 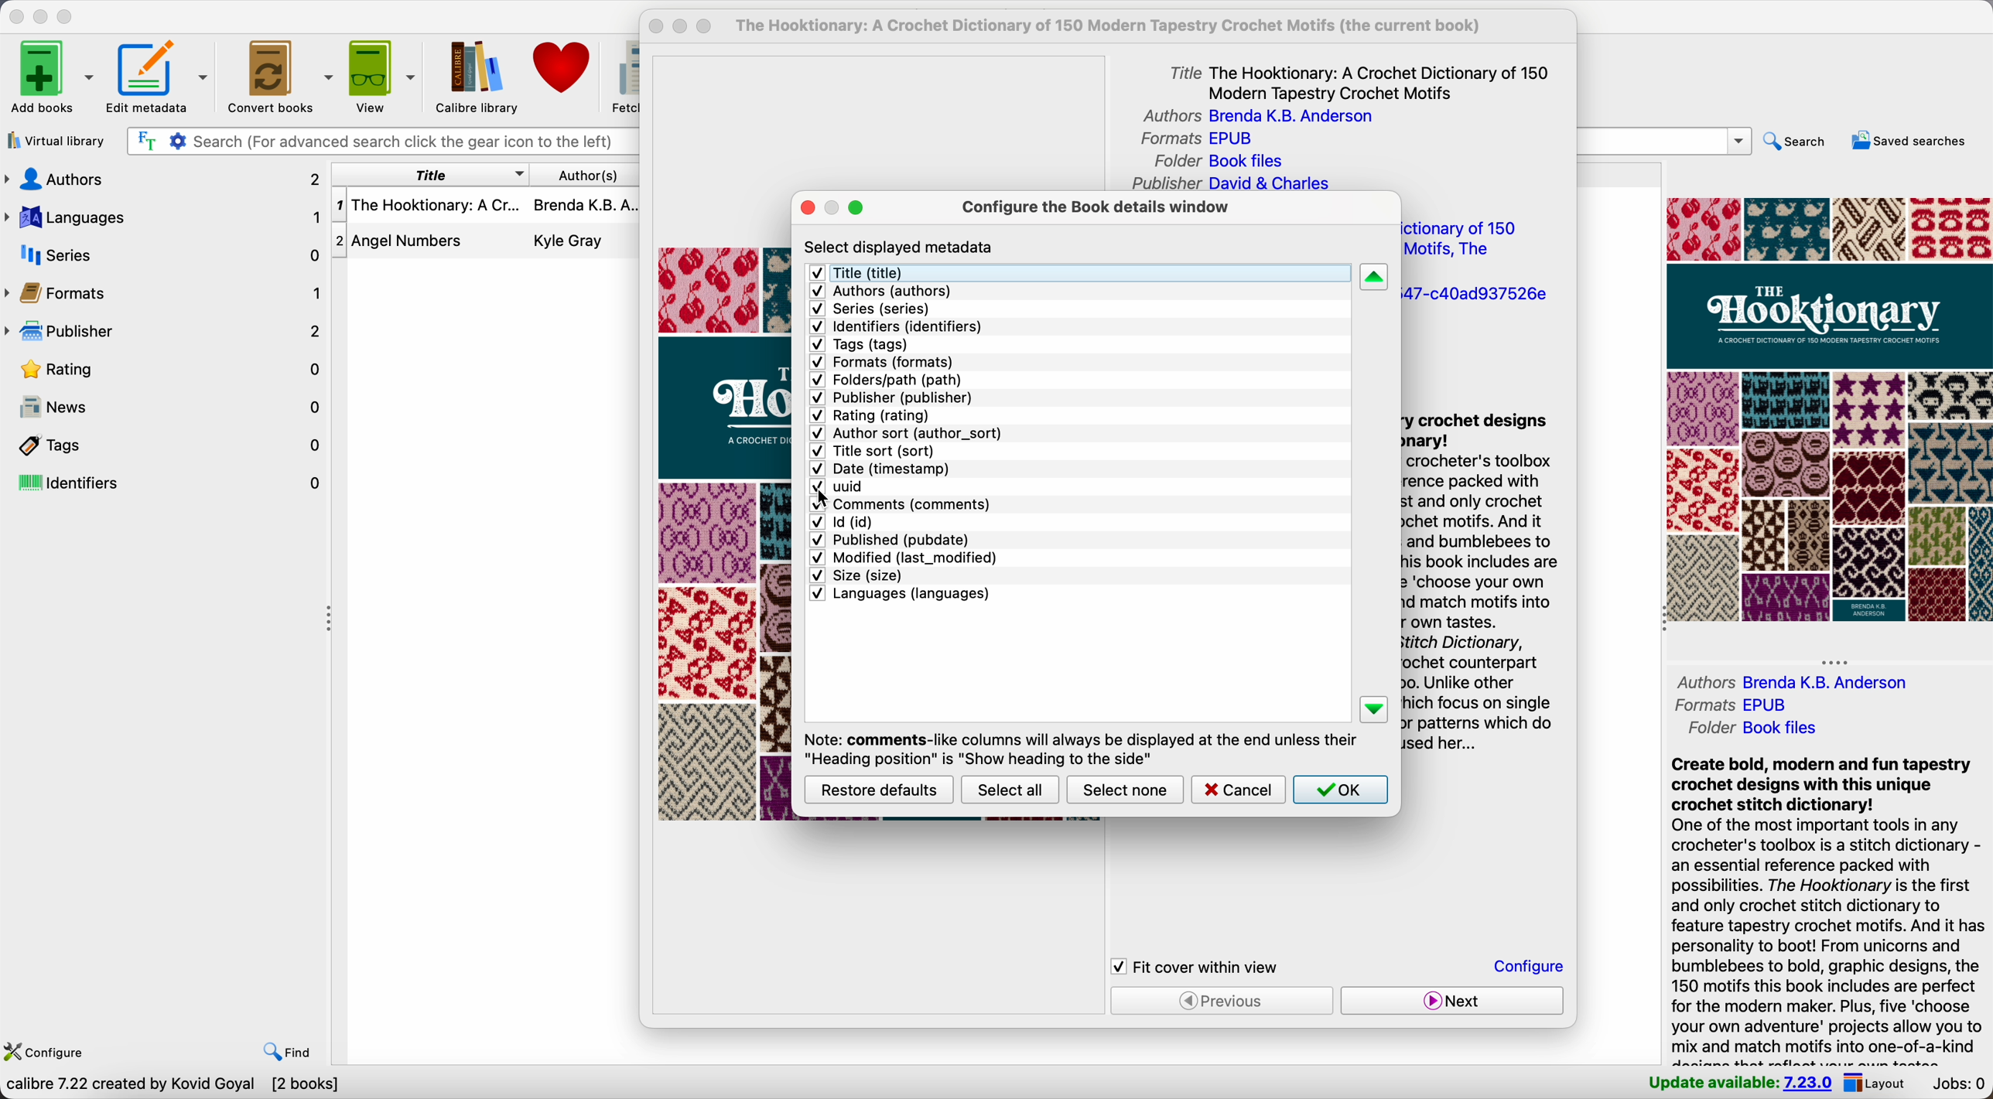 What do you see at coordinates (381, 75) in the screenshot?
I see `view` at bounding box center [381, 75].